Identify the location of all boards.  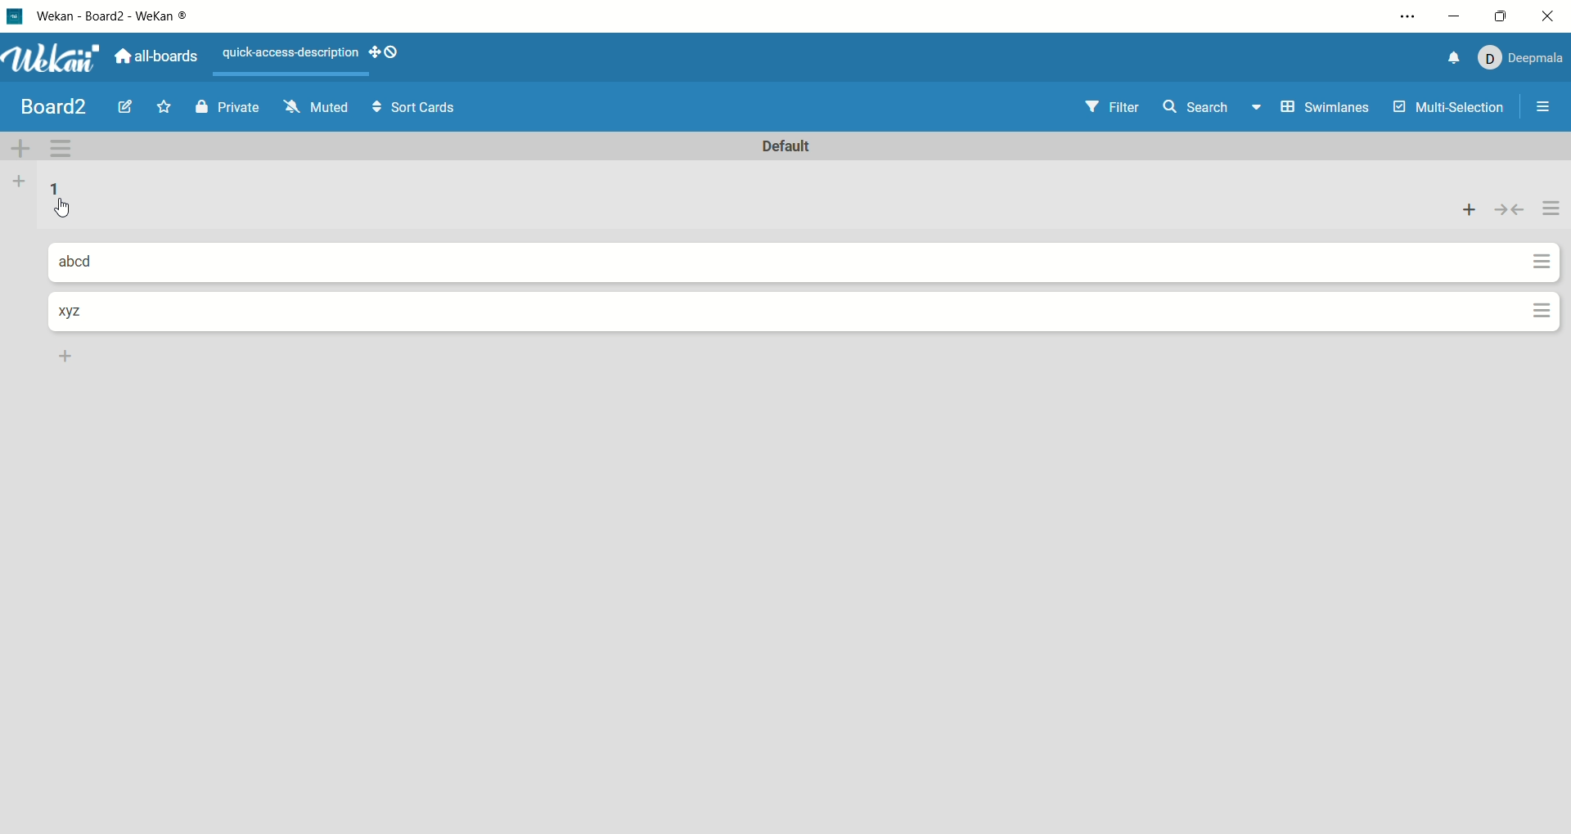
(158, 54).